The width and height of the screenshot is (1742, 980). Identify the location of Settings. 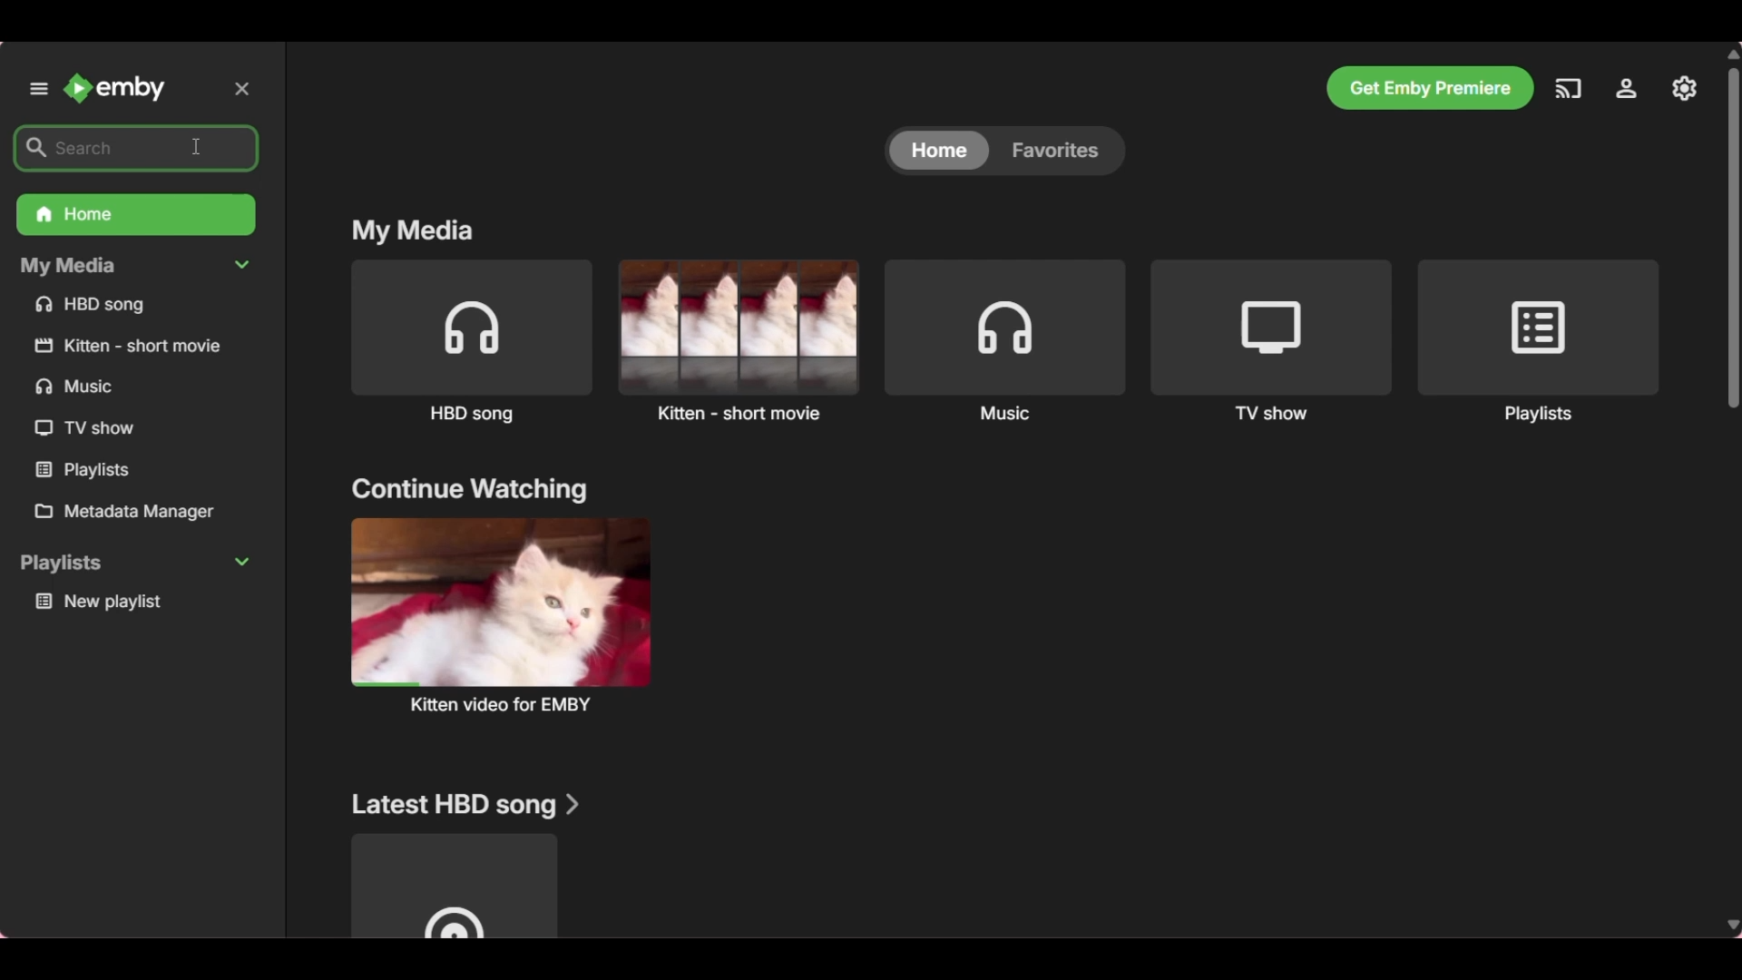
(1686, 89).